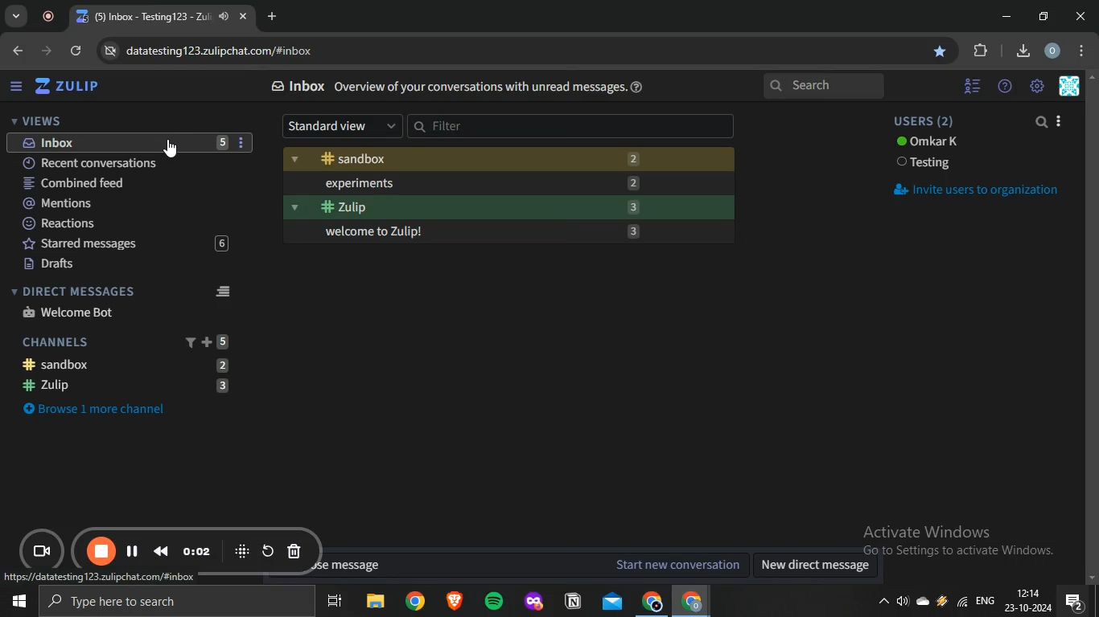 The width and height of the screenshot is (1099, 617). Describe the element at coordinates (1045, 16) in the screenshot. I see `restore window` at that location.